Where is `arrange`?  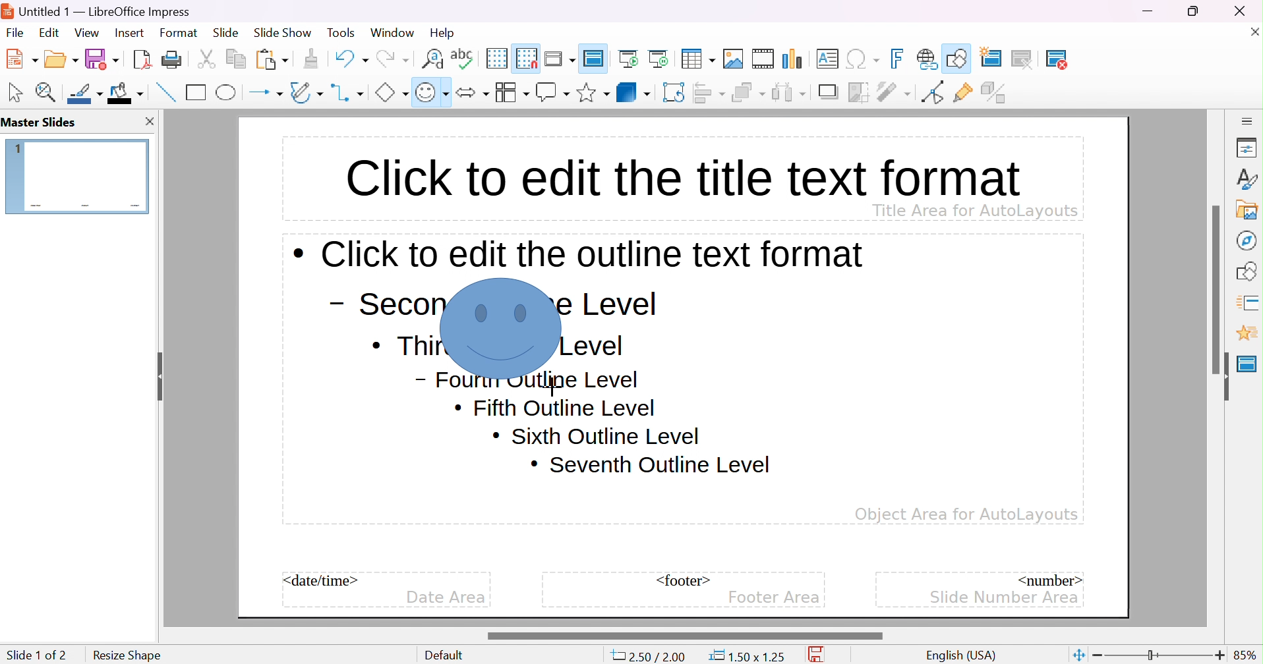
arrange is located at coordinates (748, 92).